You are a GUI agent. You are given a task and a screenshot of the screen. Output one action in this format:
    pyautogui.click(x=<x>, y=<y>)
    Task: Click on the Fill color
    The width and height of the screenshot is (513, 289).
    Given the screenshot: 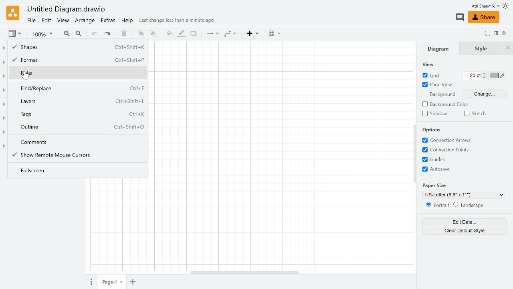 What is the action you would take?
    pyautogui.click(x=169, y=33)
    